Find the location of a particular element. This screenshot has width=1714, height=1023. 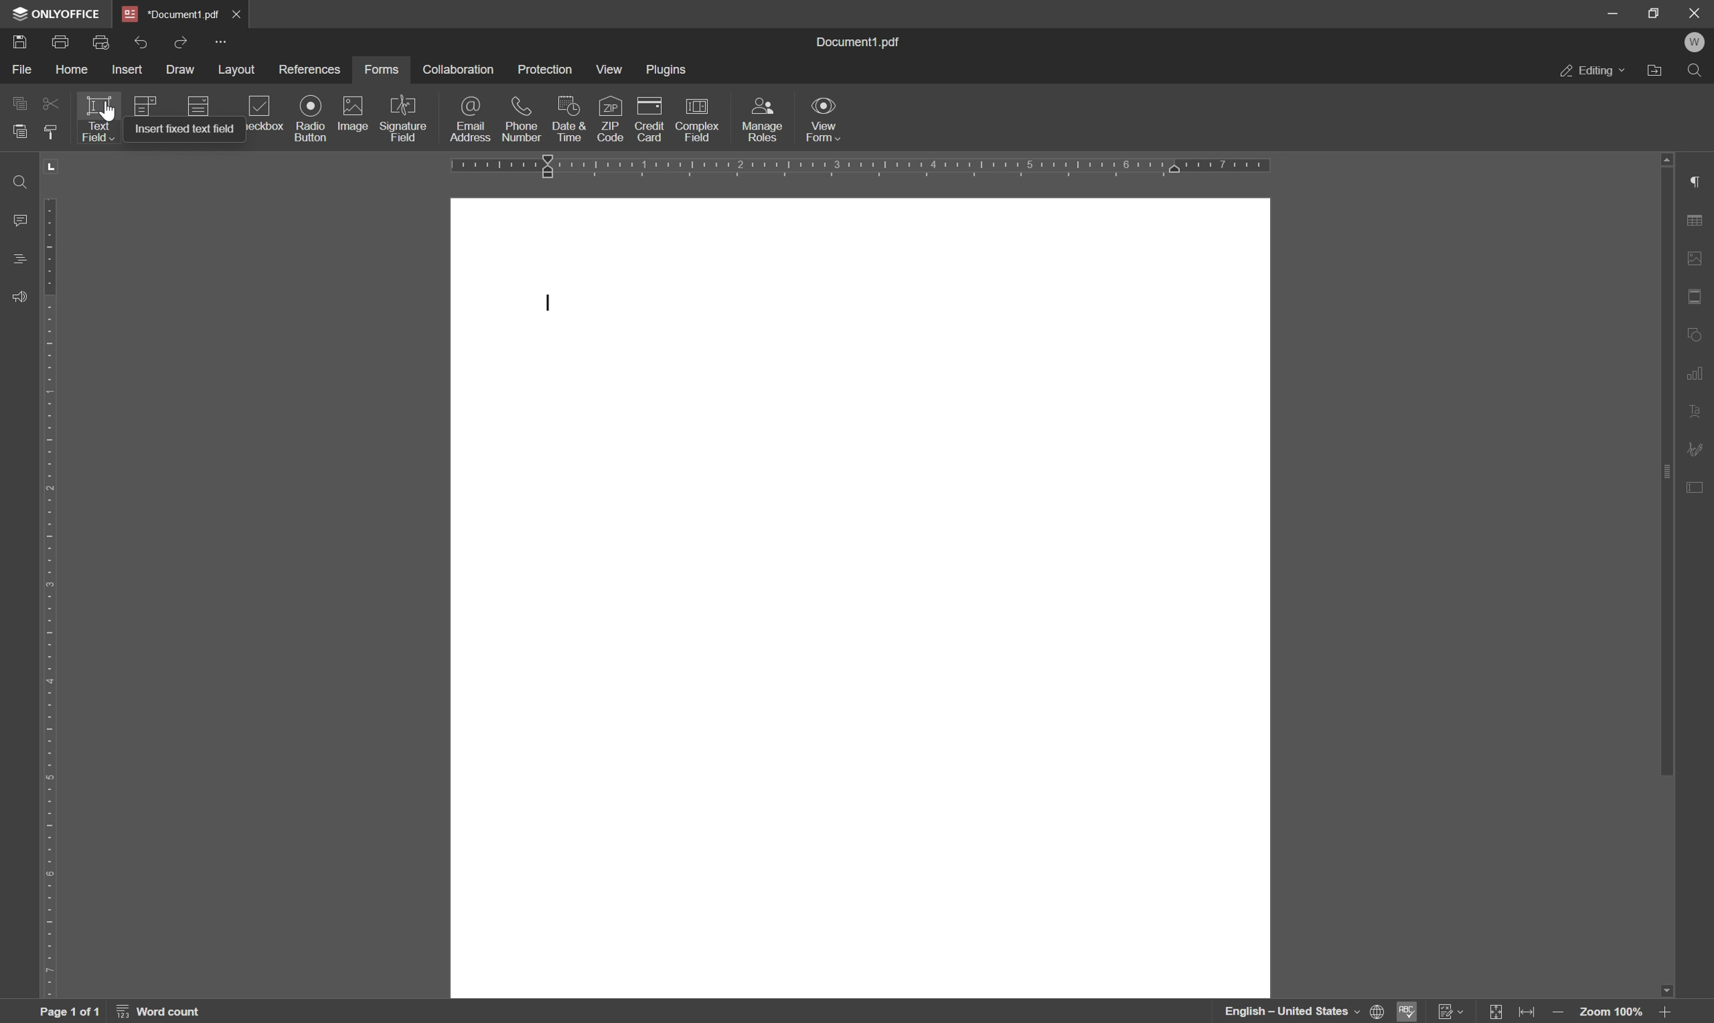

collaboration is located at coordinates (457, 69).